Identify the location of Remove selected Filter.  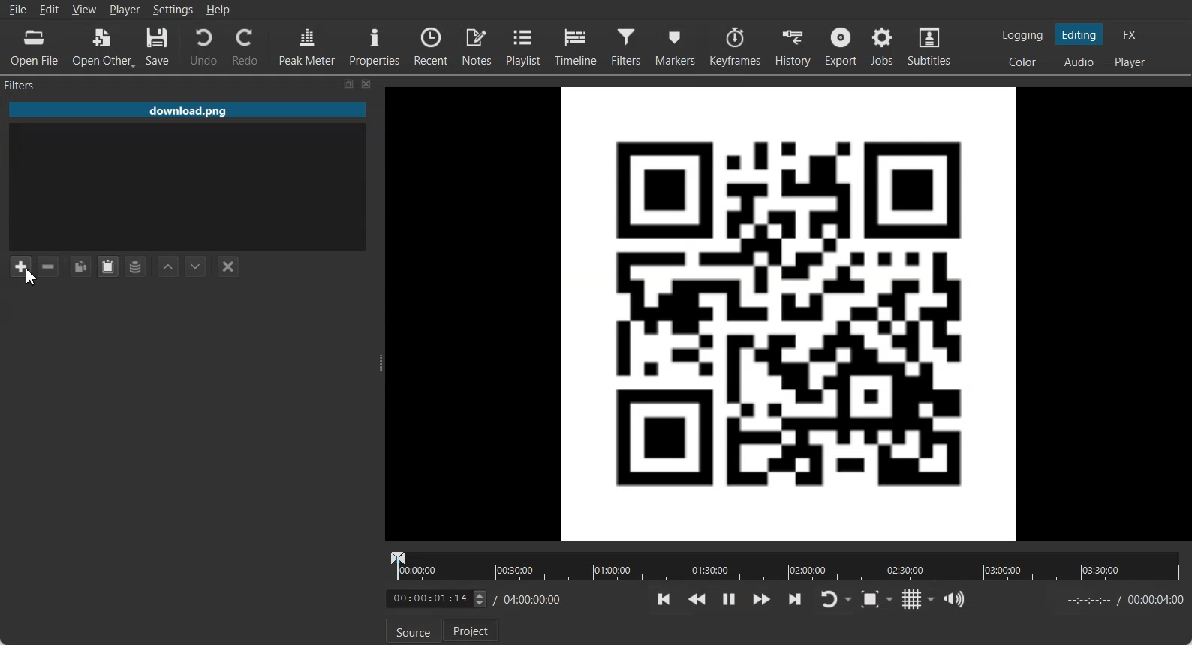
(47, 265).